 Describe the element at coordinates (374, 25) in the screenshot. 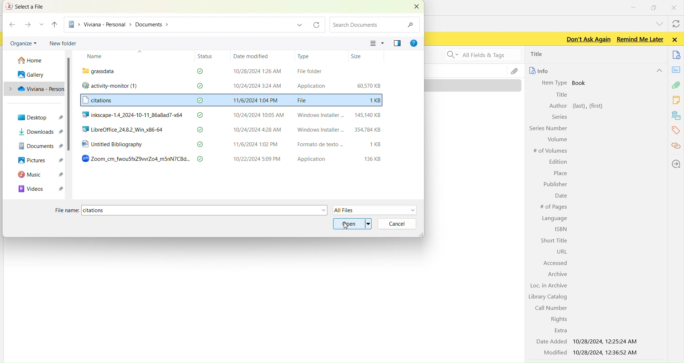

I see `search documents` at that location.